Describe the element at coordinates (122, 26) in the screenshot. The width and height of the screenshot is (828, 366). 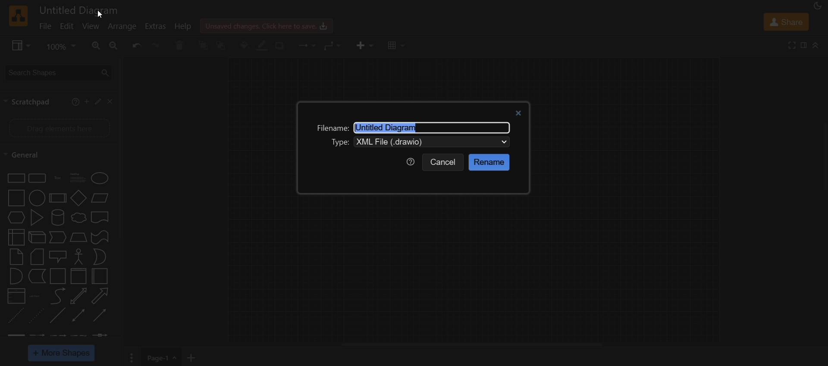
I see `arrange` at that location.